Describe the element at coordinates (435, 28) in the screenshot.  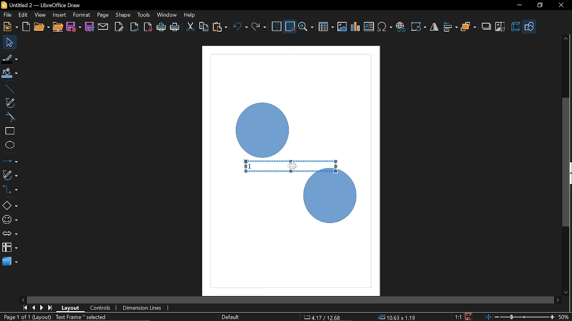
I see `flip` at that location.